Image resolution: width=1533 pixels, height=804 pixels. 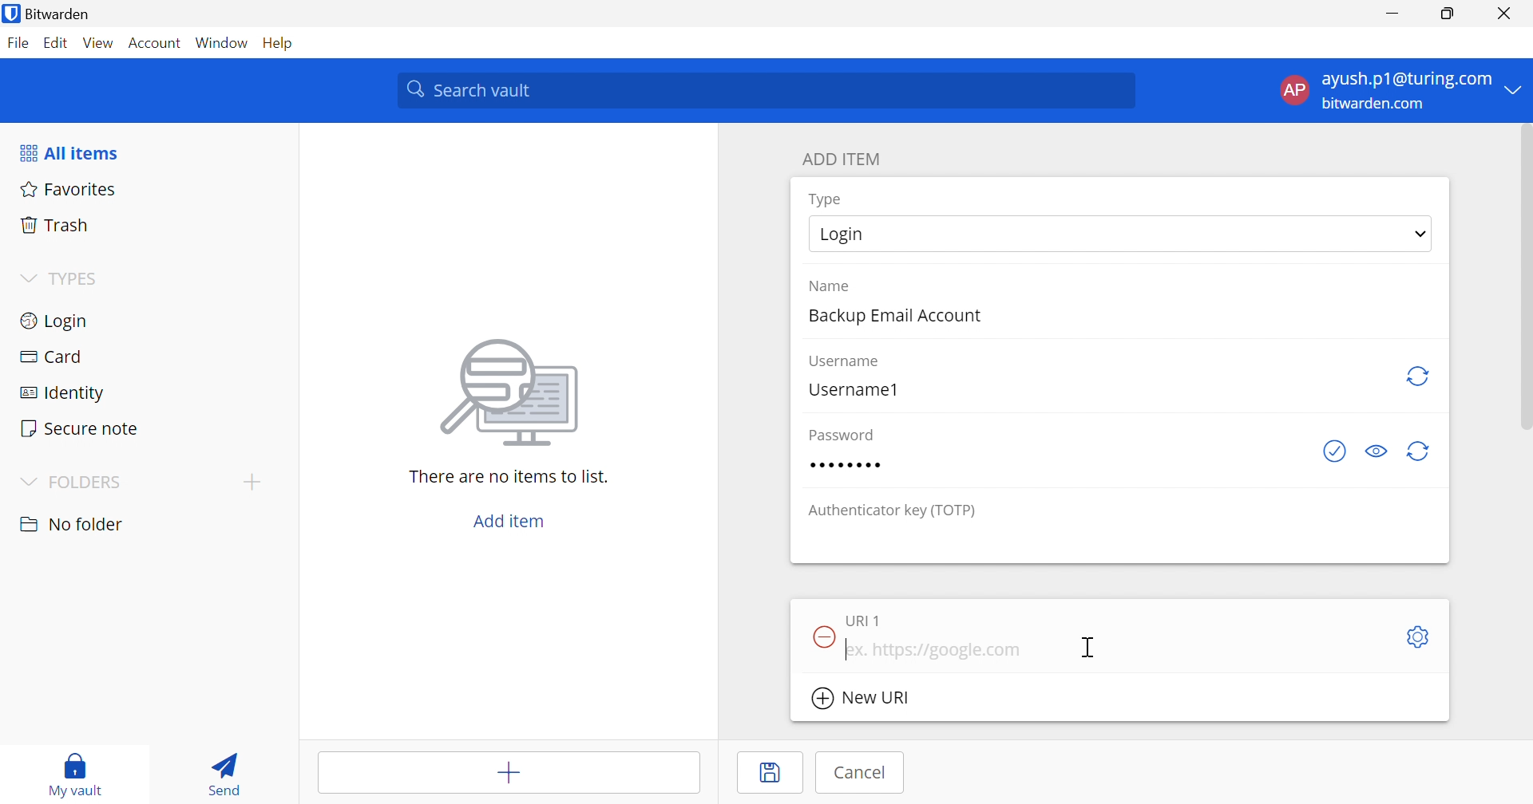 What do you see at coordinates (57, 13) in the screenshot?
I see `Bitwarden` at bounding box center [57, 13].